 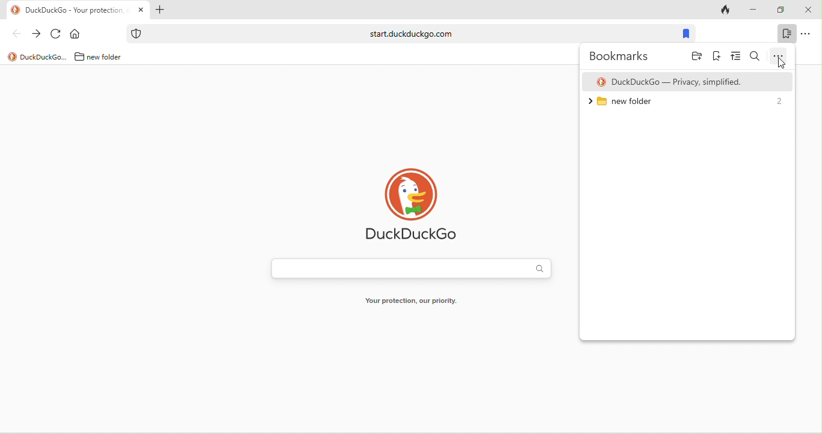 I want to click on option, so click(x=806, y=33).